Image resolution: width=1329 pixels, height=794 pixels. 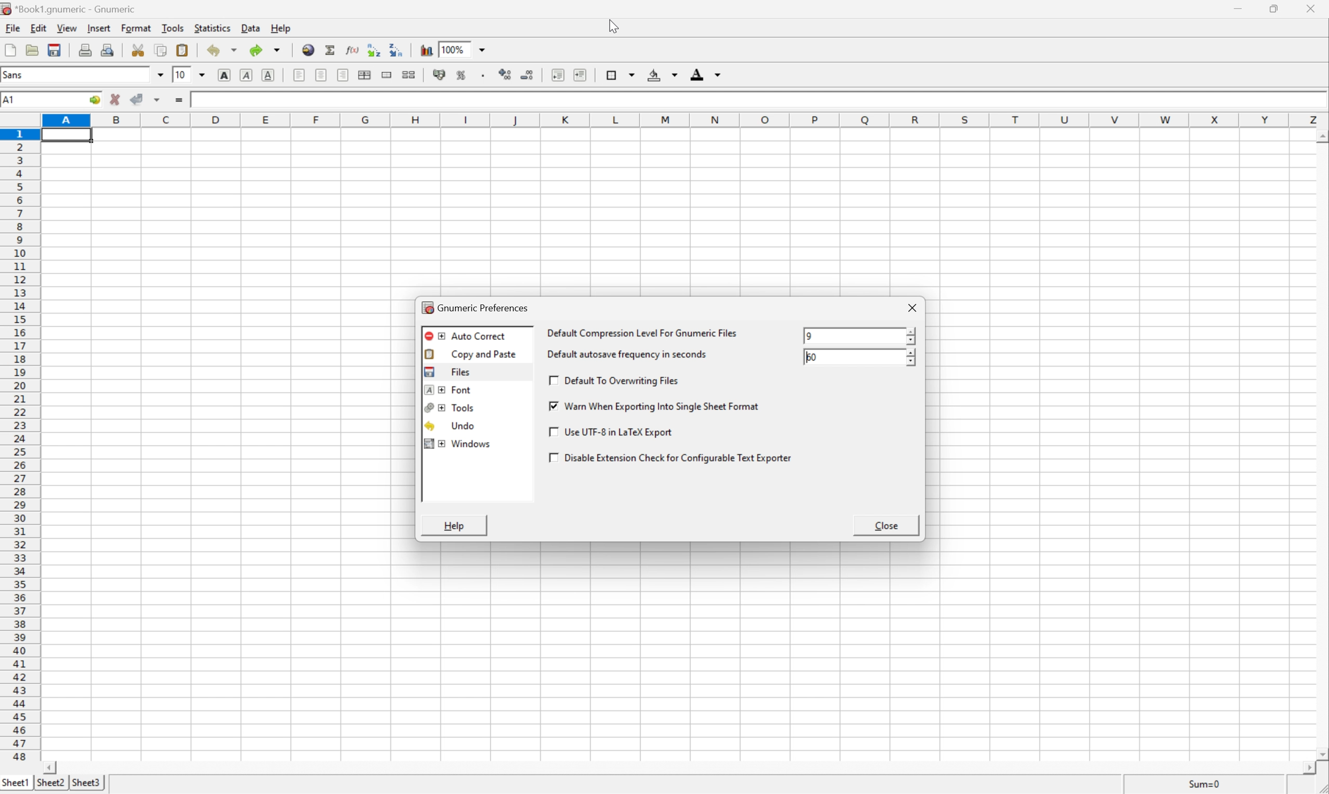 I want to click on default to overwriting files, so click(x=615, y=381).